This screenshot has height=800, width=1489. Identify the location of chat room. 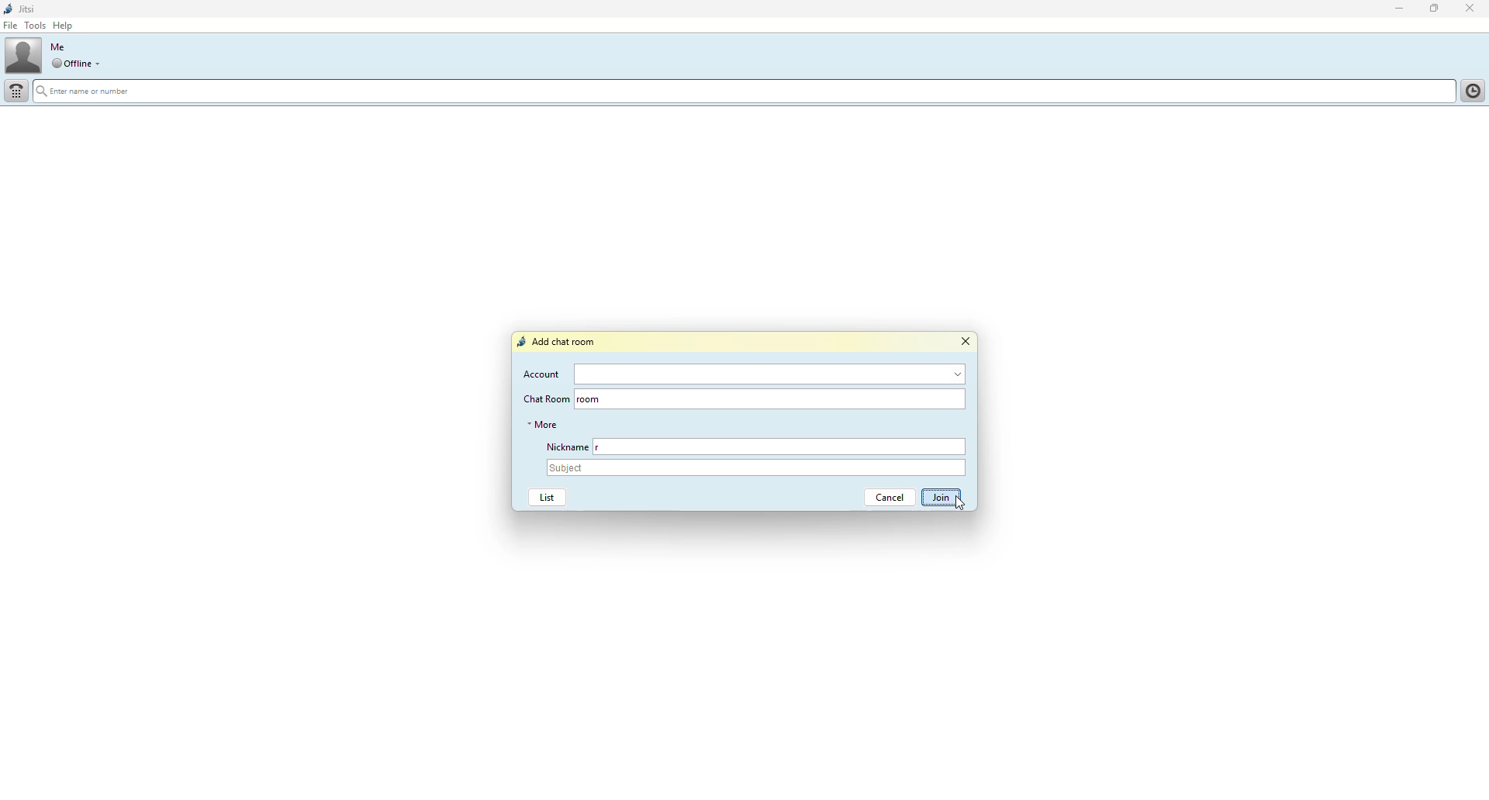
(785, 398).